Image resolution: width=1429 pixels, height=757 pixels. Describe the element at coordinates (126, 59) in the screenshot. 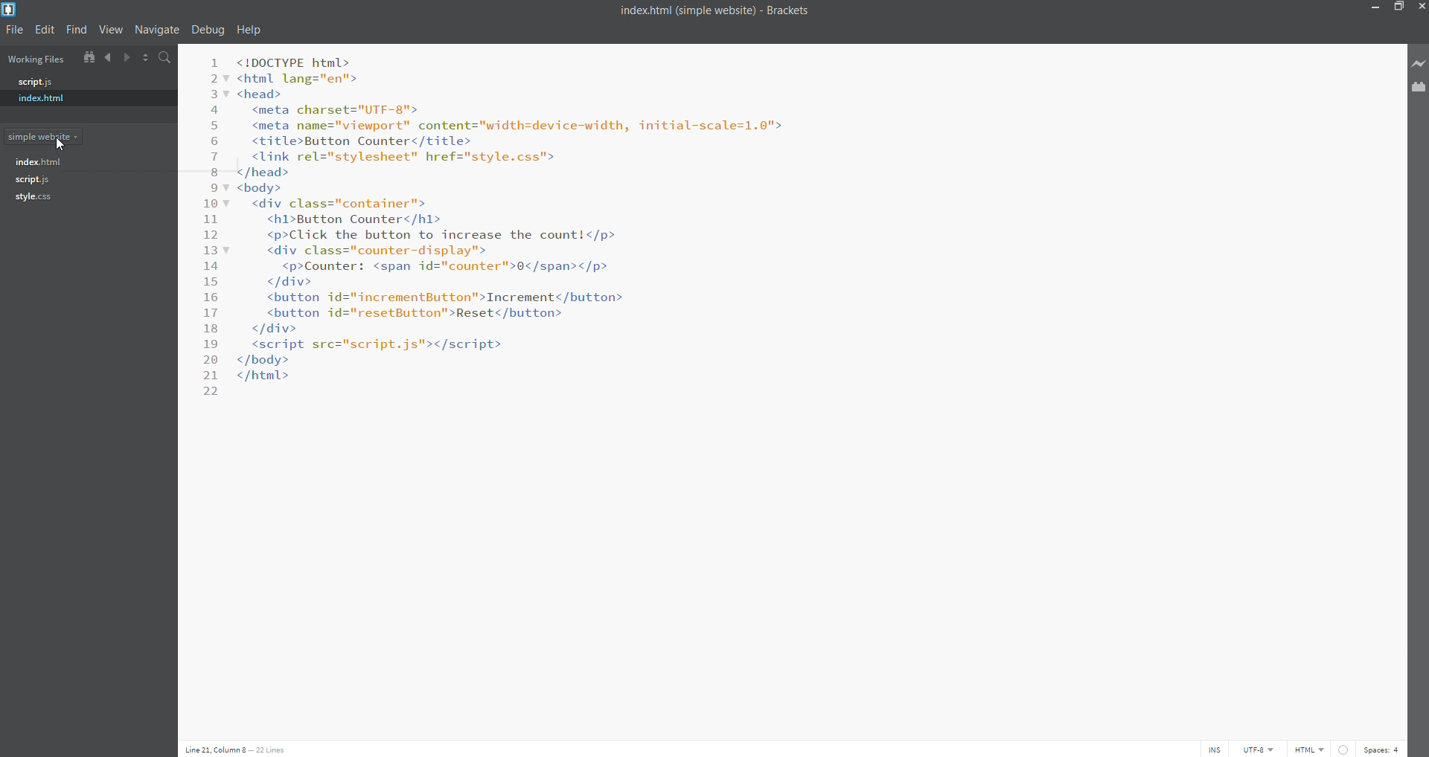

I see `navigate forward` at that location.